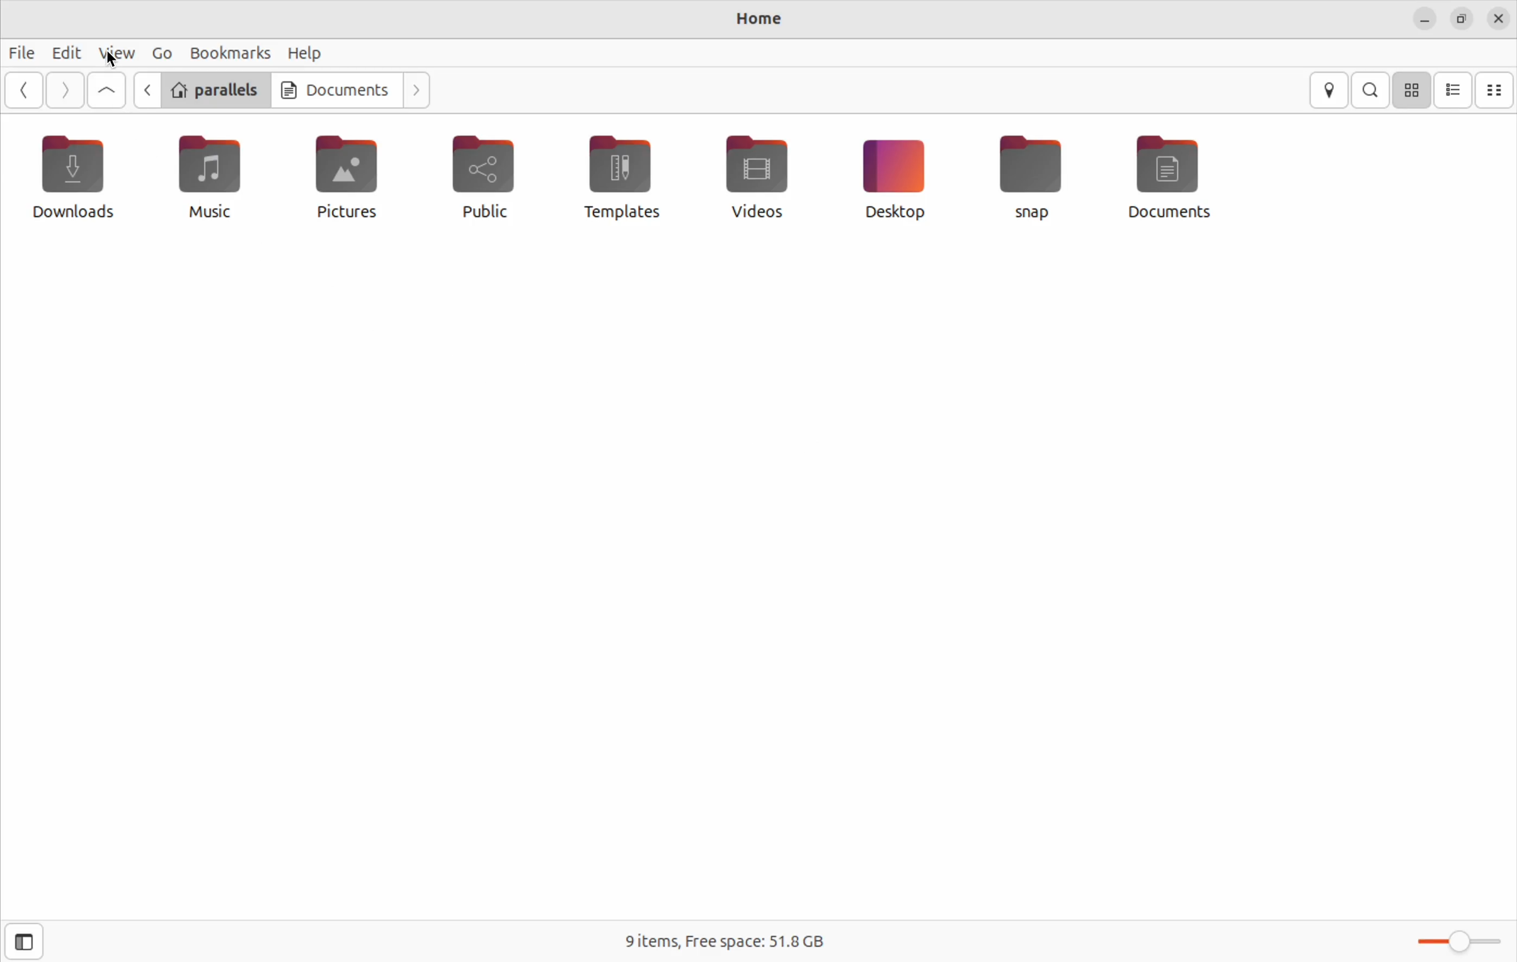 The width and height of the screenshot is (1517, 962). Describe the element at coordinates (306, 52) in the screenshot. I see `Help` at that location.